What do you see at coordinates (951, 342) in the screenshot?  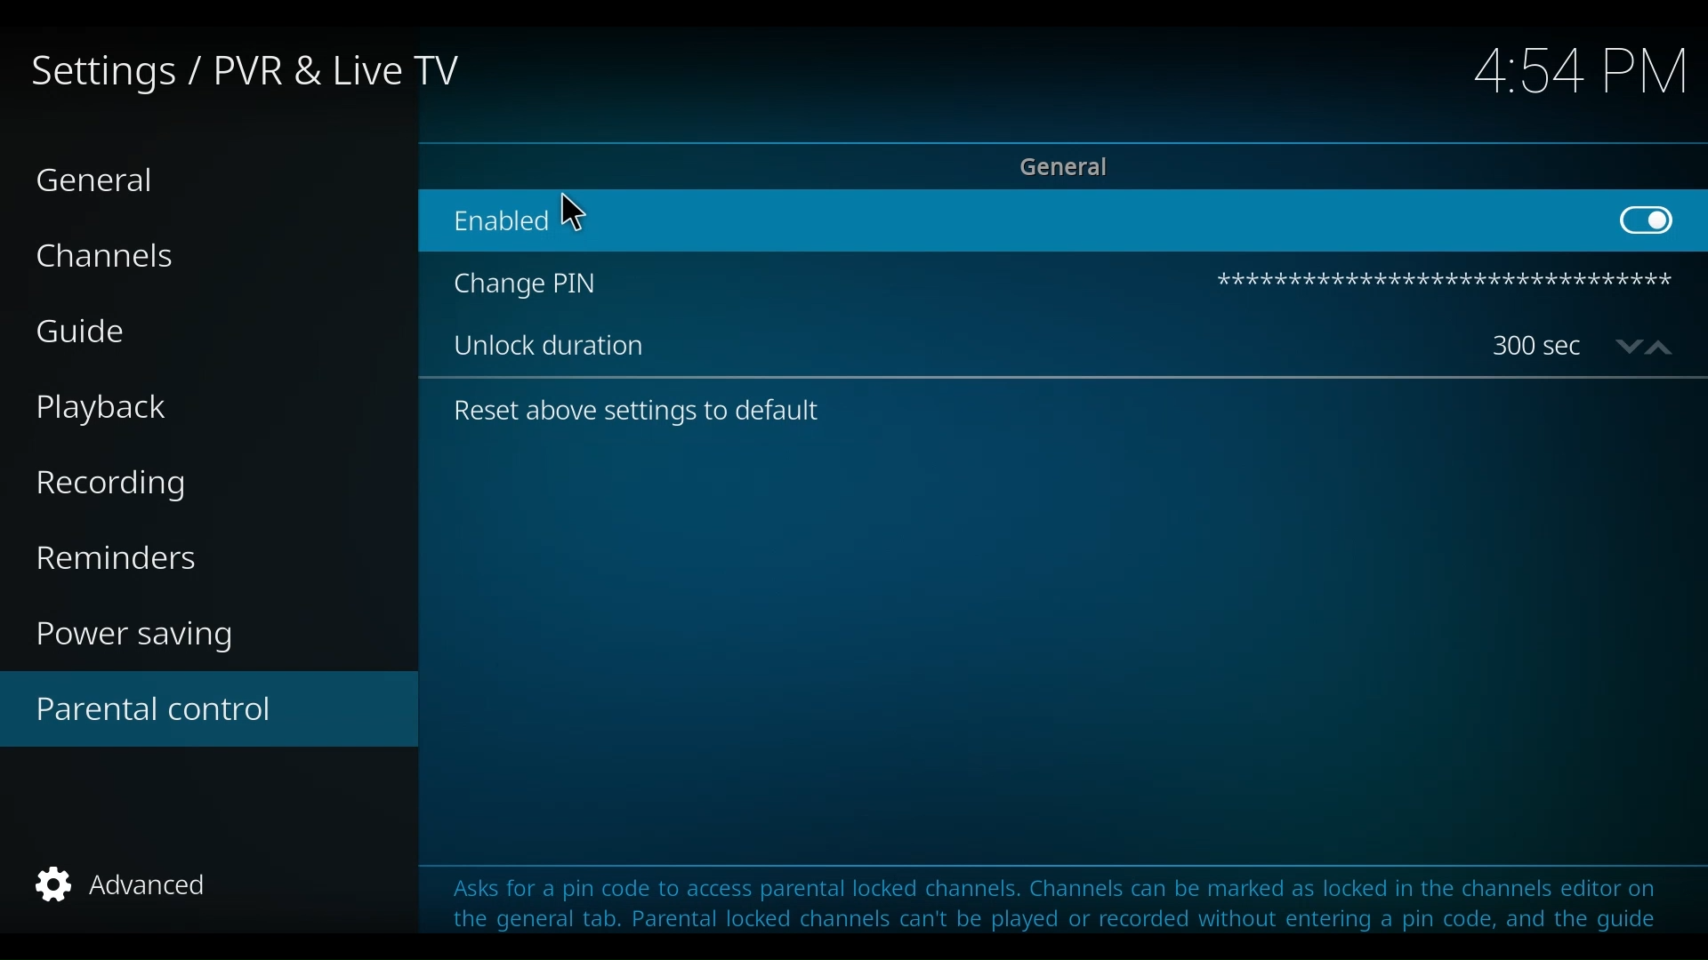 I see `Unlock duration` at bounding box center [951, 342].